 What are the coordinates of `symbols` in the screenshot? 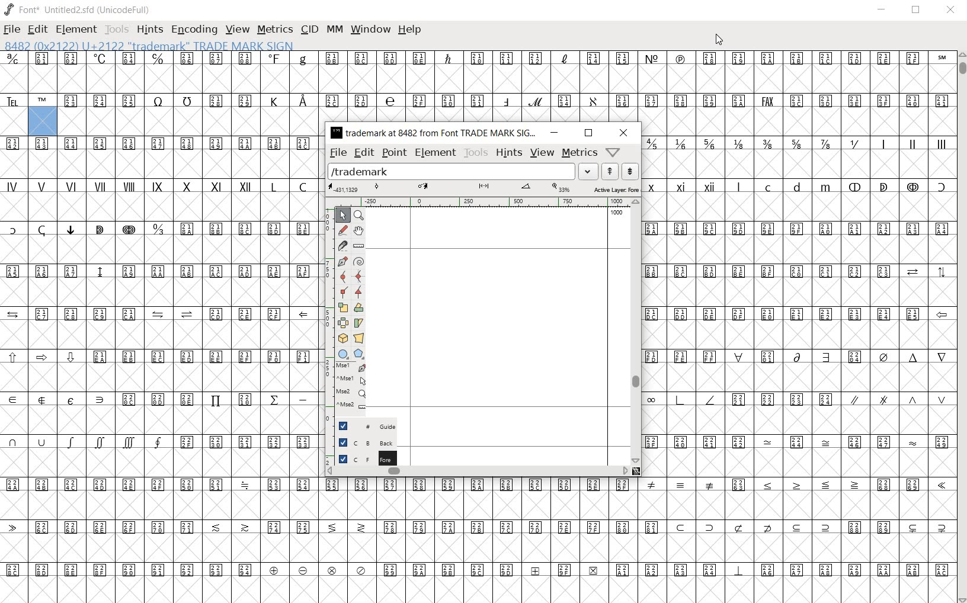 It's located at (478, 86).